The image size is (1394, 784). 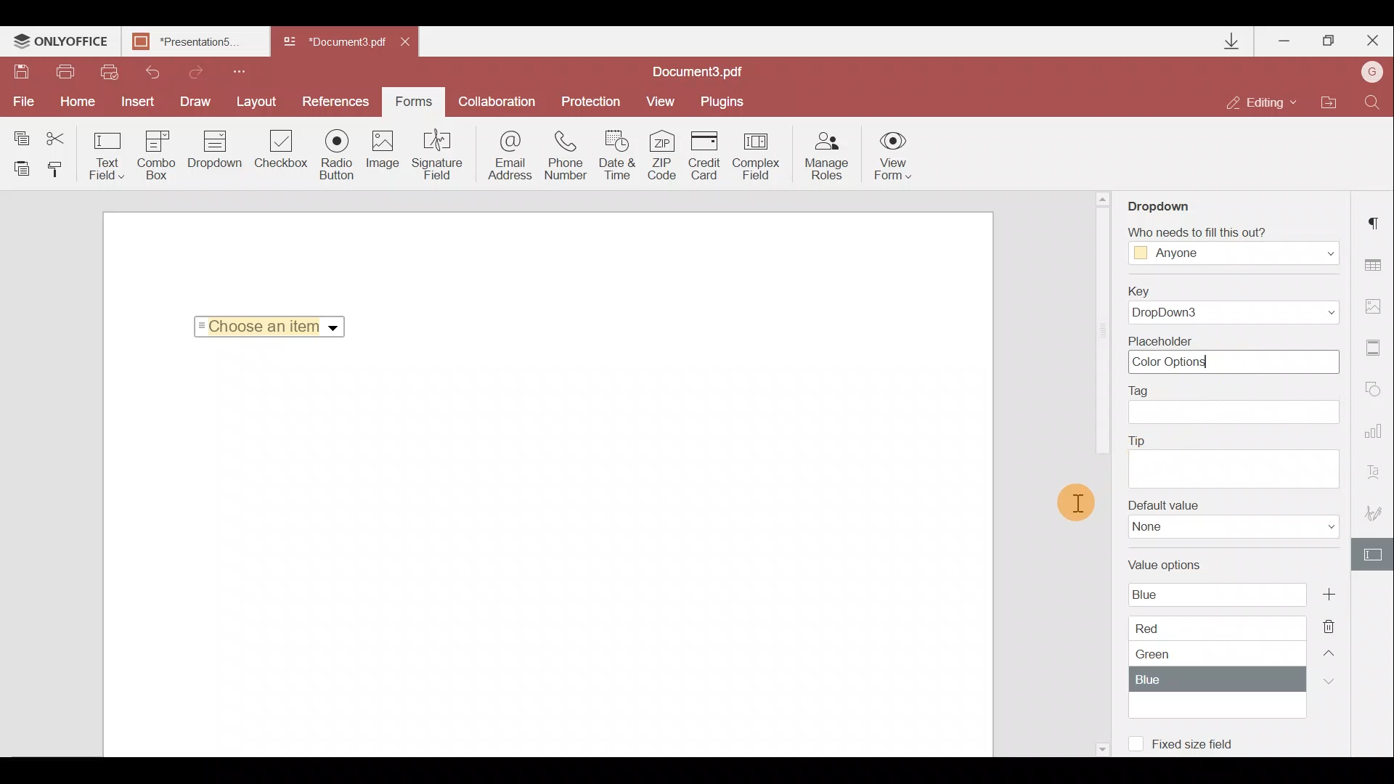 What do you see at coordinates (546, 555) in the screenshot?
I see `Working area` at bounding box center [546, 555].